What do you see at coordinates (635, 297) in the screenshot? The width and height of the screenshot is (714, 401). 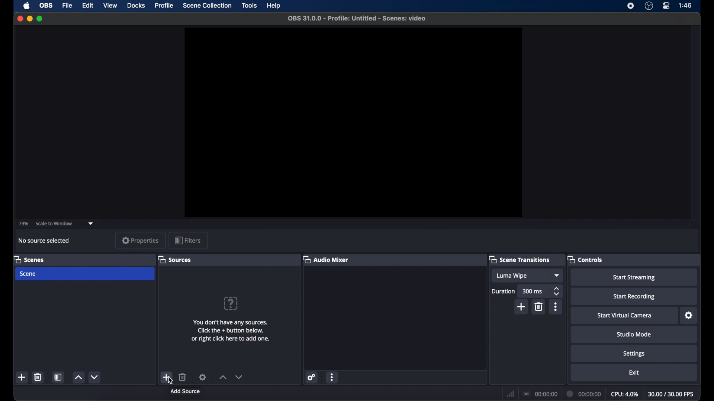 I see `start recording` at bounding box center [635, 297].